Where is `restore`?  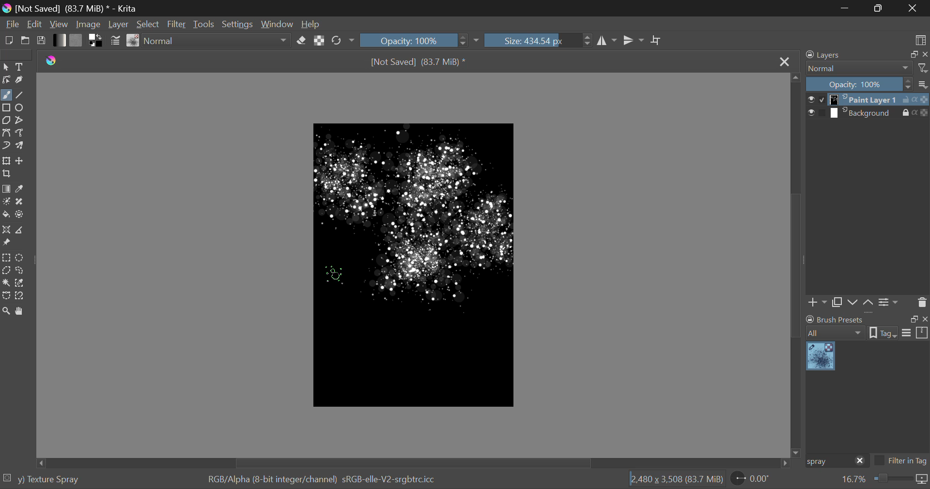 restore is located at coordinates (912, 55).